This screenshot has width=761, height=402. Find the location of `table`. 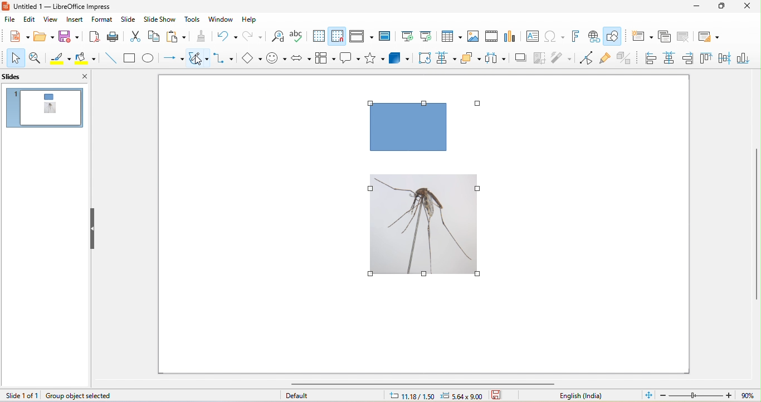

table is located at coordinates (452, 36).